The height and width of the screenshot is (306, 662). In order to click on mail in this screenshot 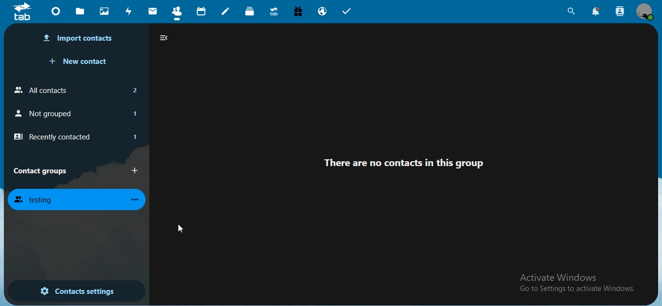, I will do `click(154, 11)`.